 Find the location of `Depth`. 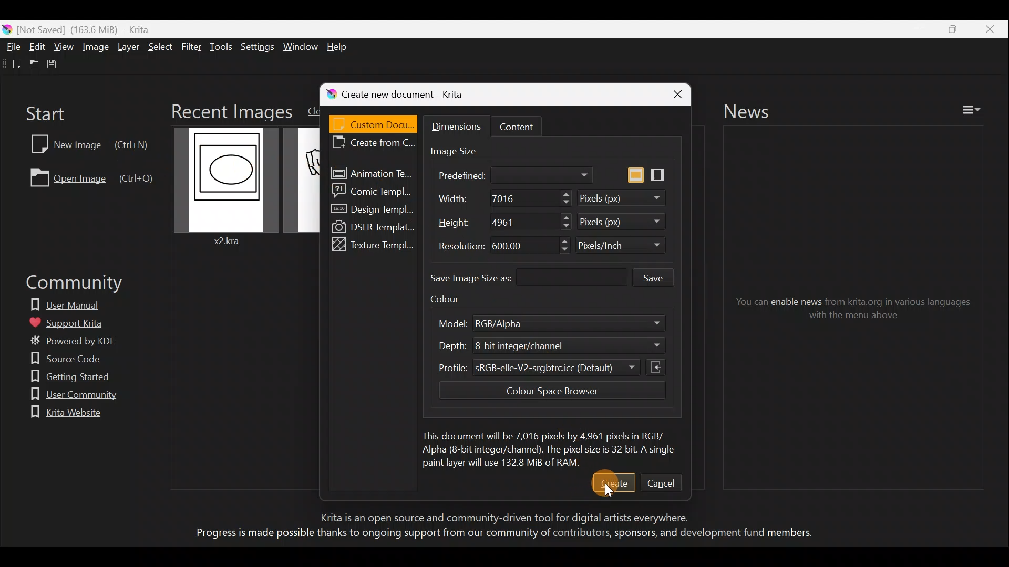

Depth is located at coordinates (448, 345).